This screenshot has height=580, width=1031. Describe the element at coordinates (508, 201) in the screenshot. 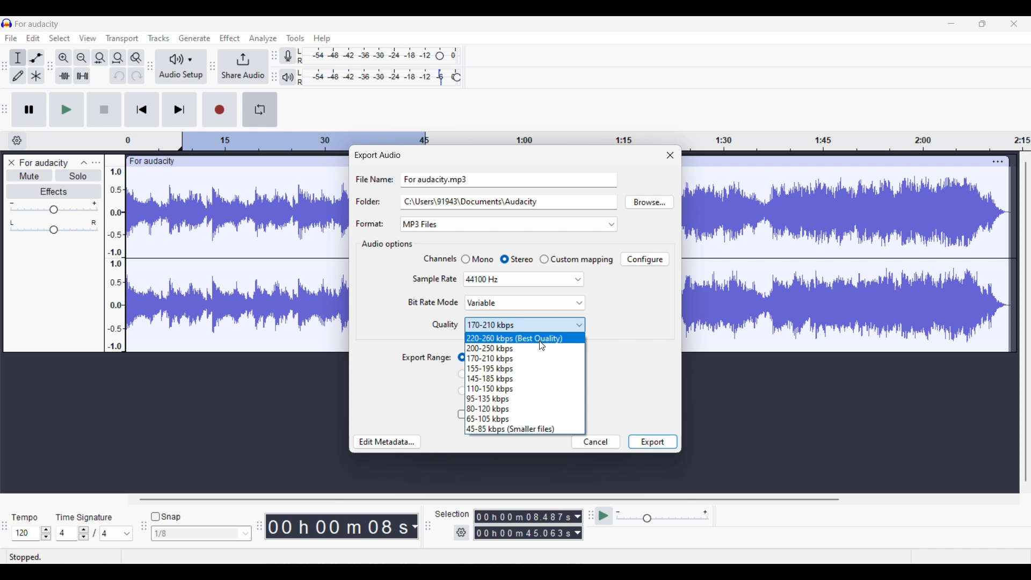

I see `Text box for Folders` at that location.